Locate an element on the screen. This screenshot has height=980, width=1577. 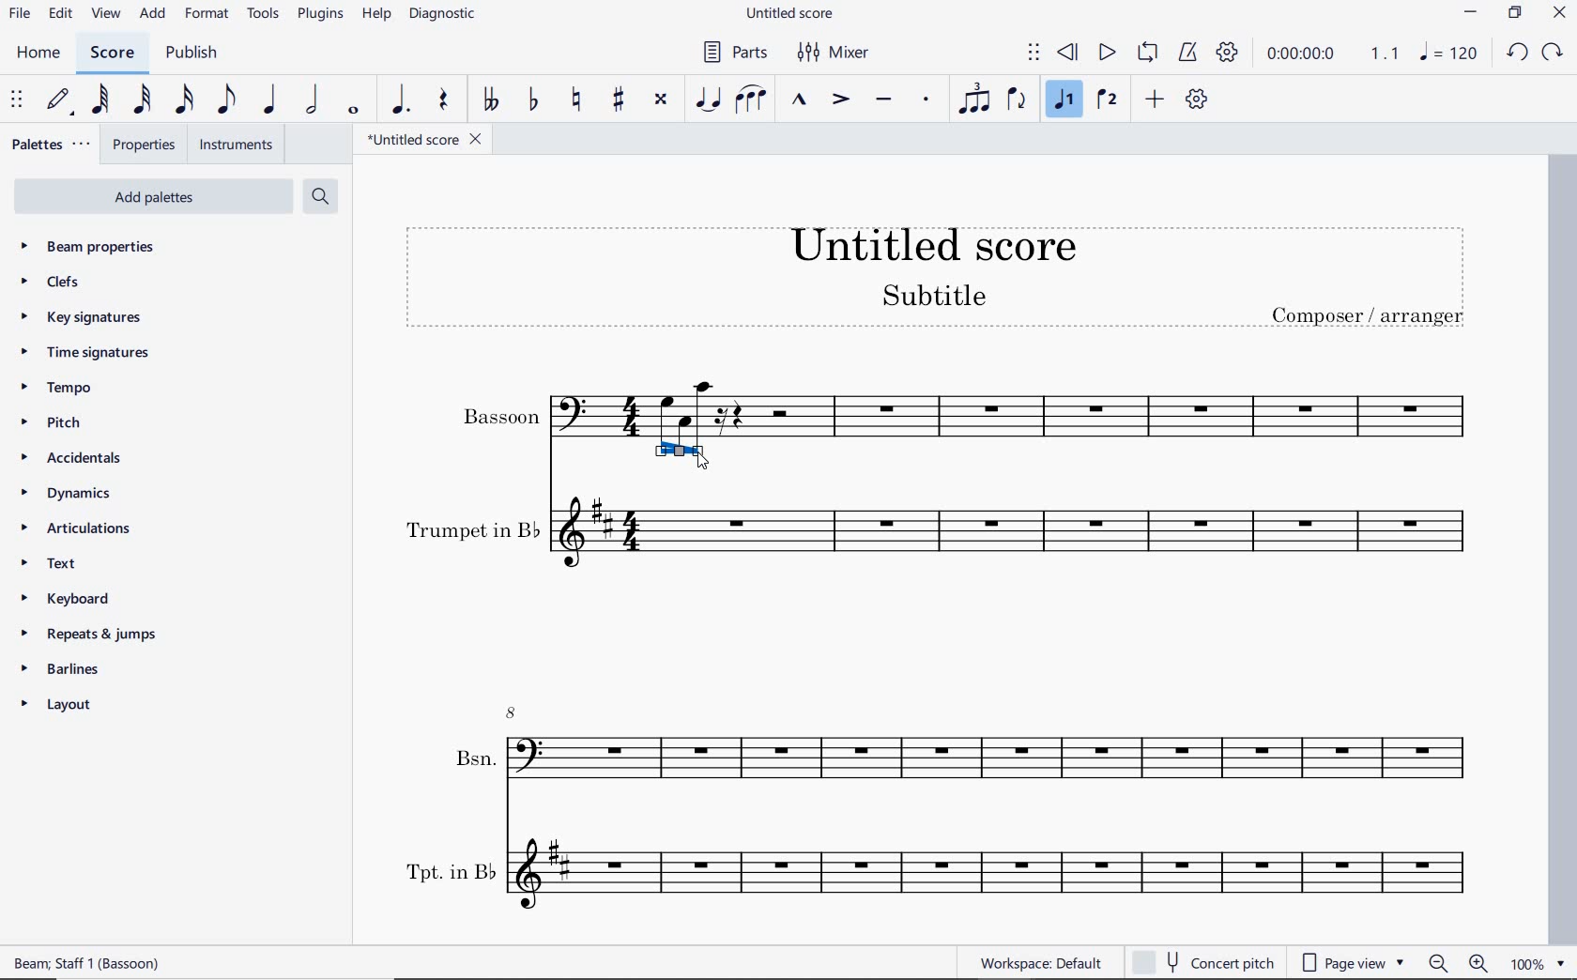
repeats & jumps is located at coordinates (97, 635).